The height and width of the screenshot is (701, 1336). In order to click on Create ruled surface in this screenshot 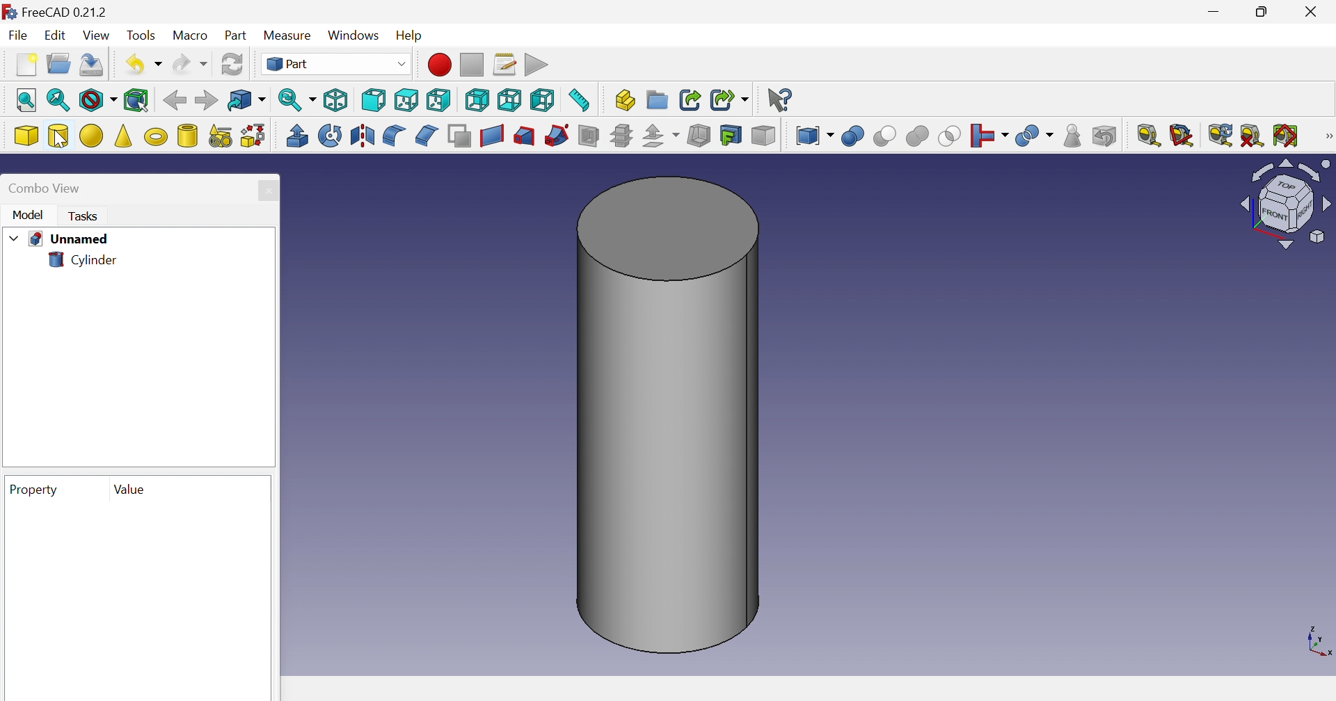, I will do `click(491, 136)`.